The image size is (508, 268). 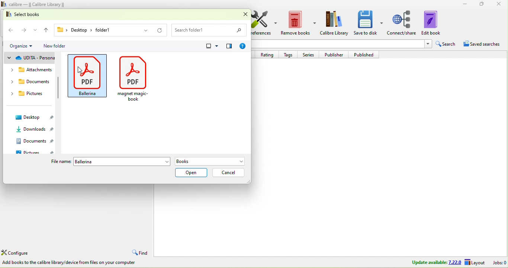 I want to click on close, so click(x=242, y=14).